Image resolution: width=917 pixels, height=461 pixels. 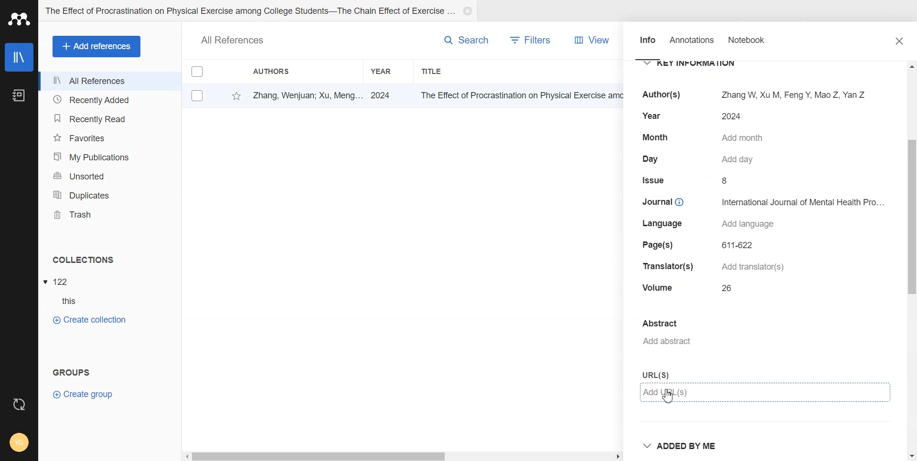 What do you see at coordinates (199, 75) in the screenshot?
I see `Check box` at bounding box center [199, 75].